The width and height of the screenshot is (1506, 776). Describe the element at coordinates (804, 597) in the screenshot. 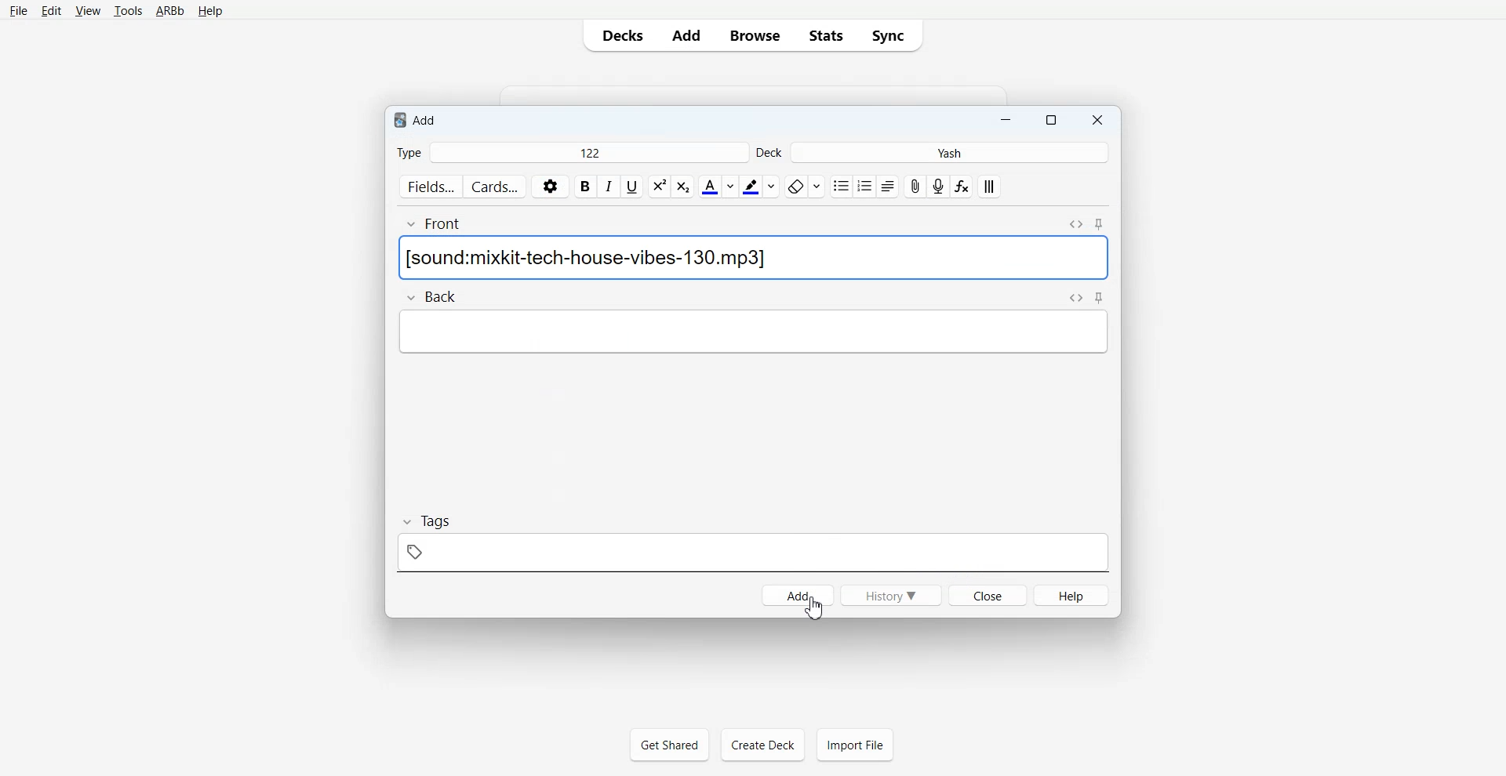

I see `add` at that location.